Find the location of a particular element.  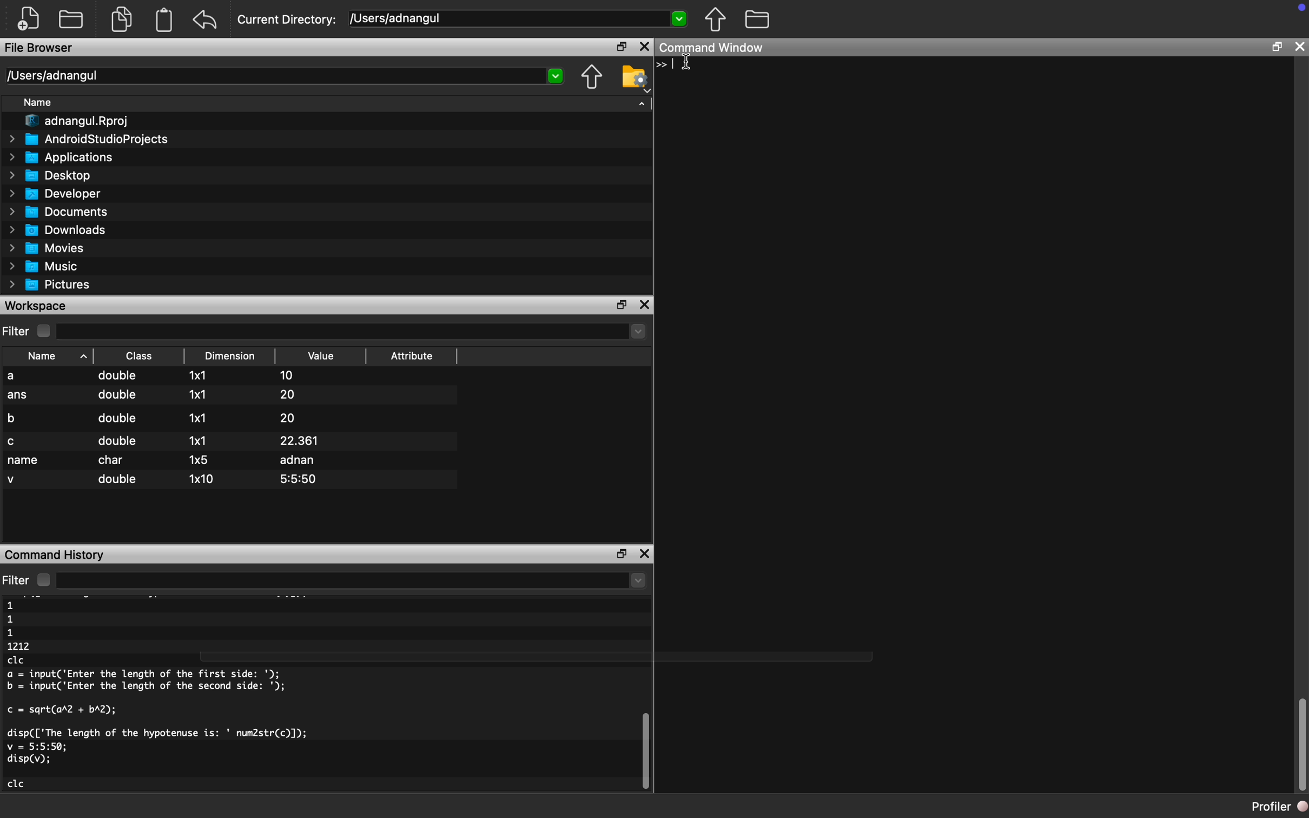

name is located at coordinates (23, 460).